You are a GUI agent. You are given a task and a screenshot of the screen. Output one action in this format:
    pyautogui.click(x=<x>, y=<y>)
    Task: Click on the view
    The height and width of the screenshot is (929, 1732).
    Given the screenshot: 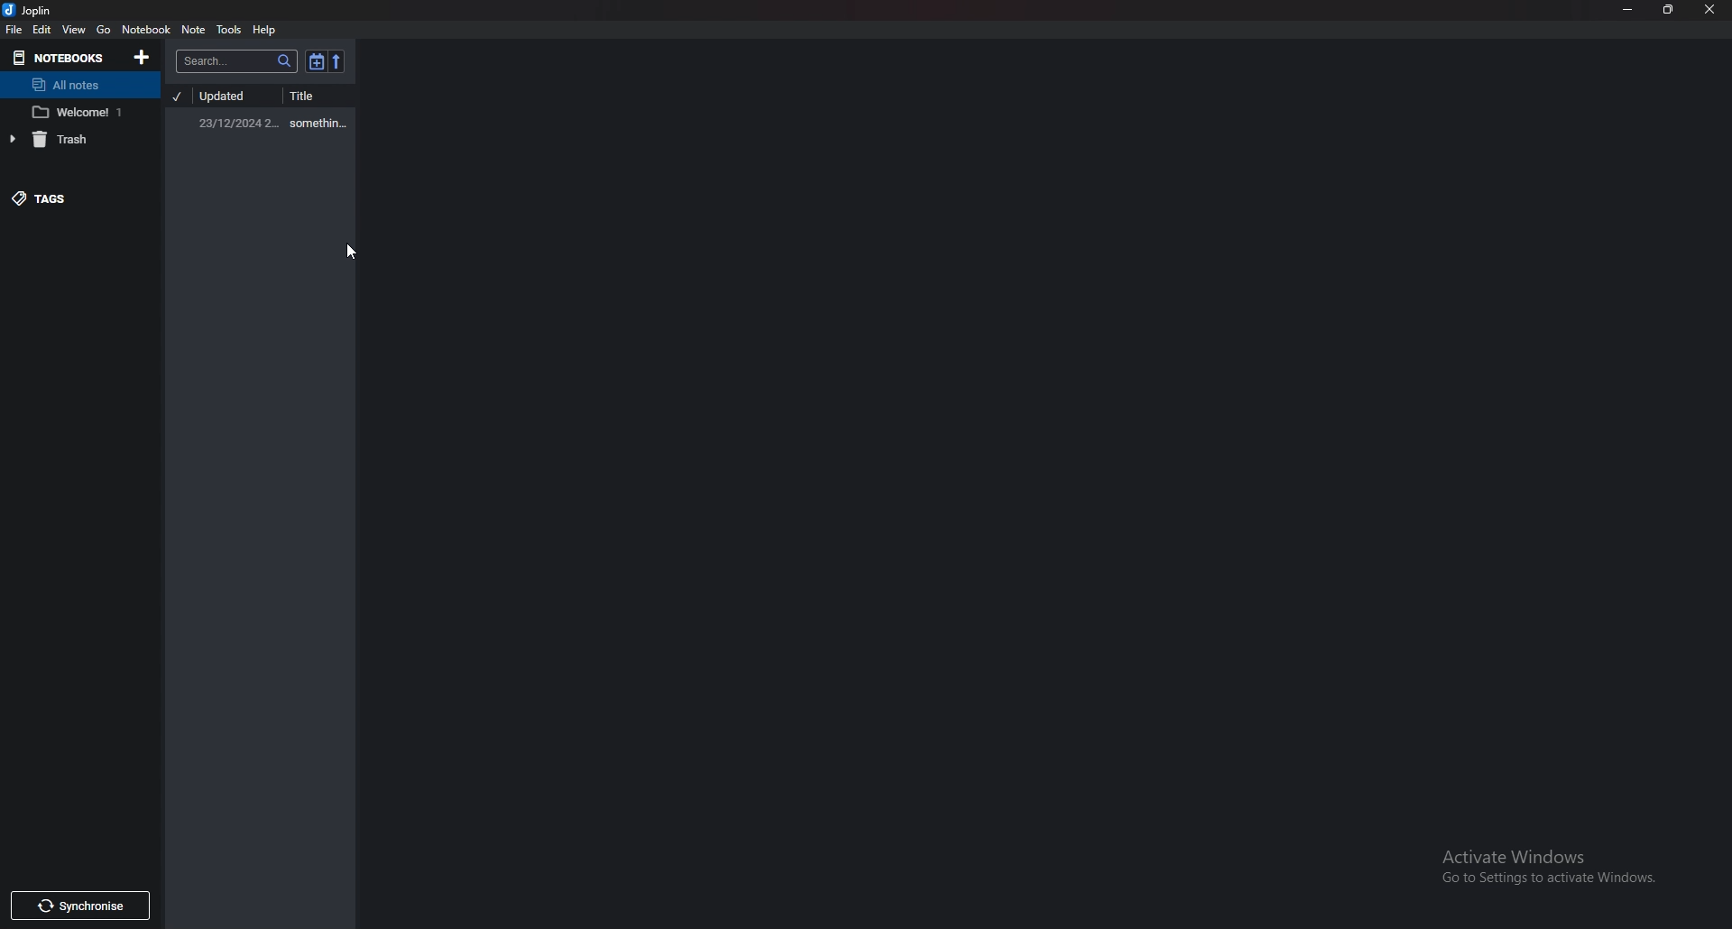 What is the action you would take?
    pyautogui.click(x=74, y=31)
    